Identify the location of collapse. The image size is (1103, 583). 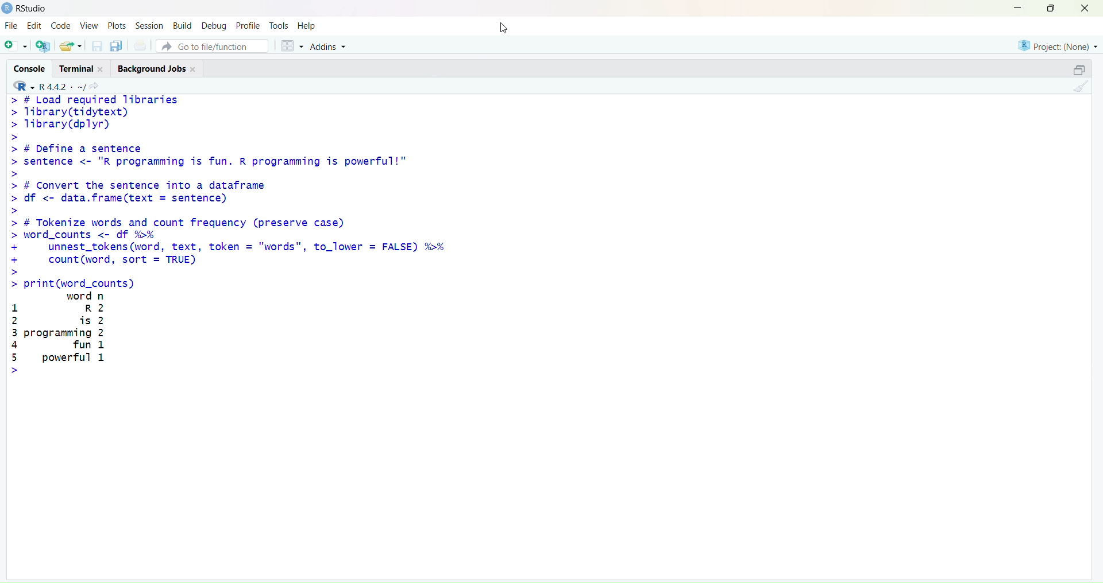
(1081, 69).